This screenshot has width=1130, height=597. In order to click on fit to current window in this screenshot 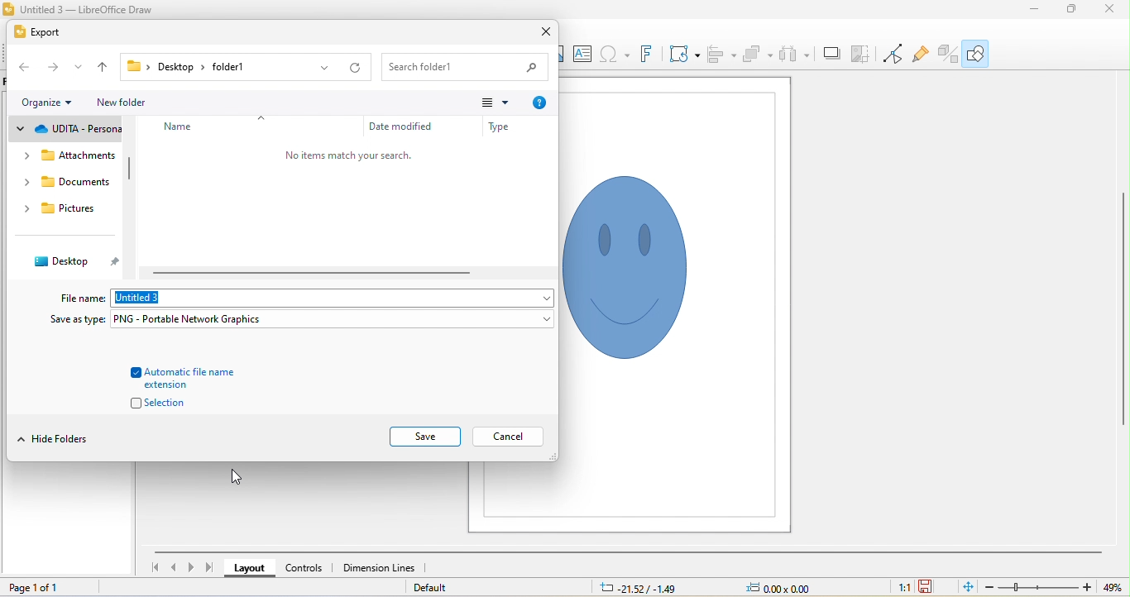, I will do `click(967, 588)`.